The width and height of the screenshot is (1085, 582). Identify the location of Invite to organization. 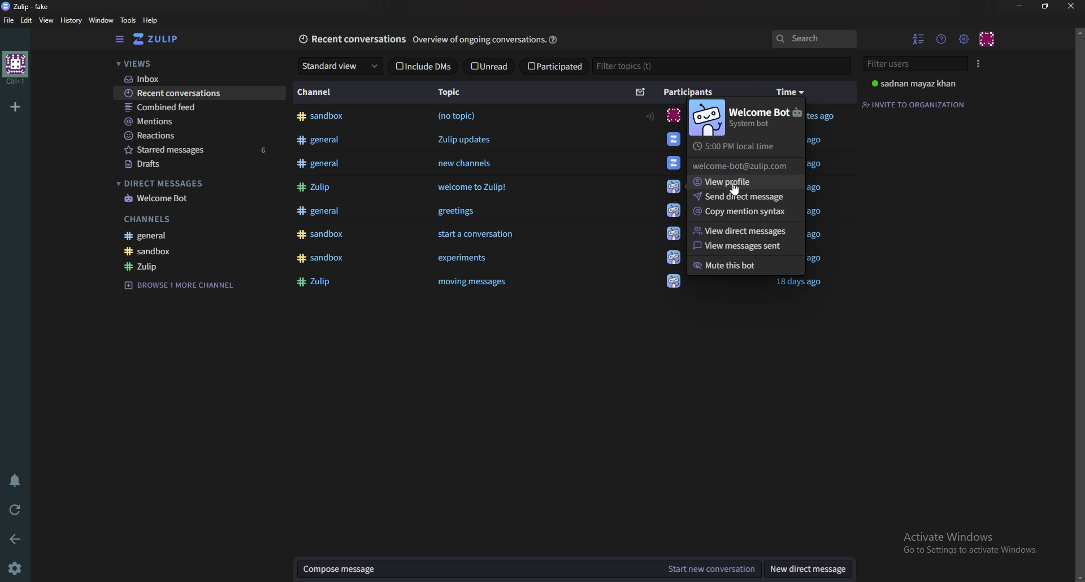
(915, 104).